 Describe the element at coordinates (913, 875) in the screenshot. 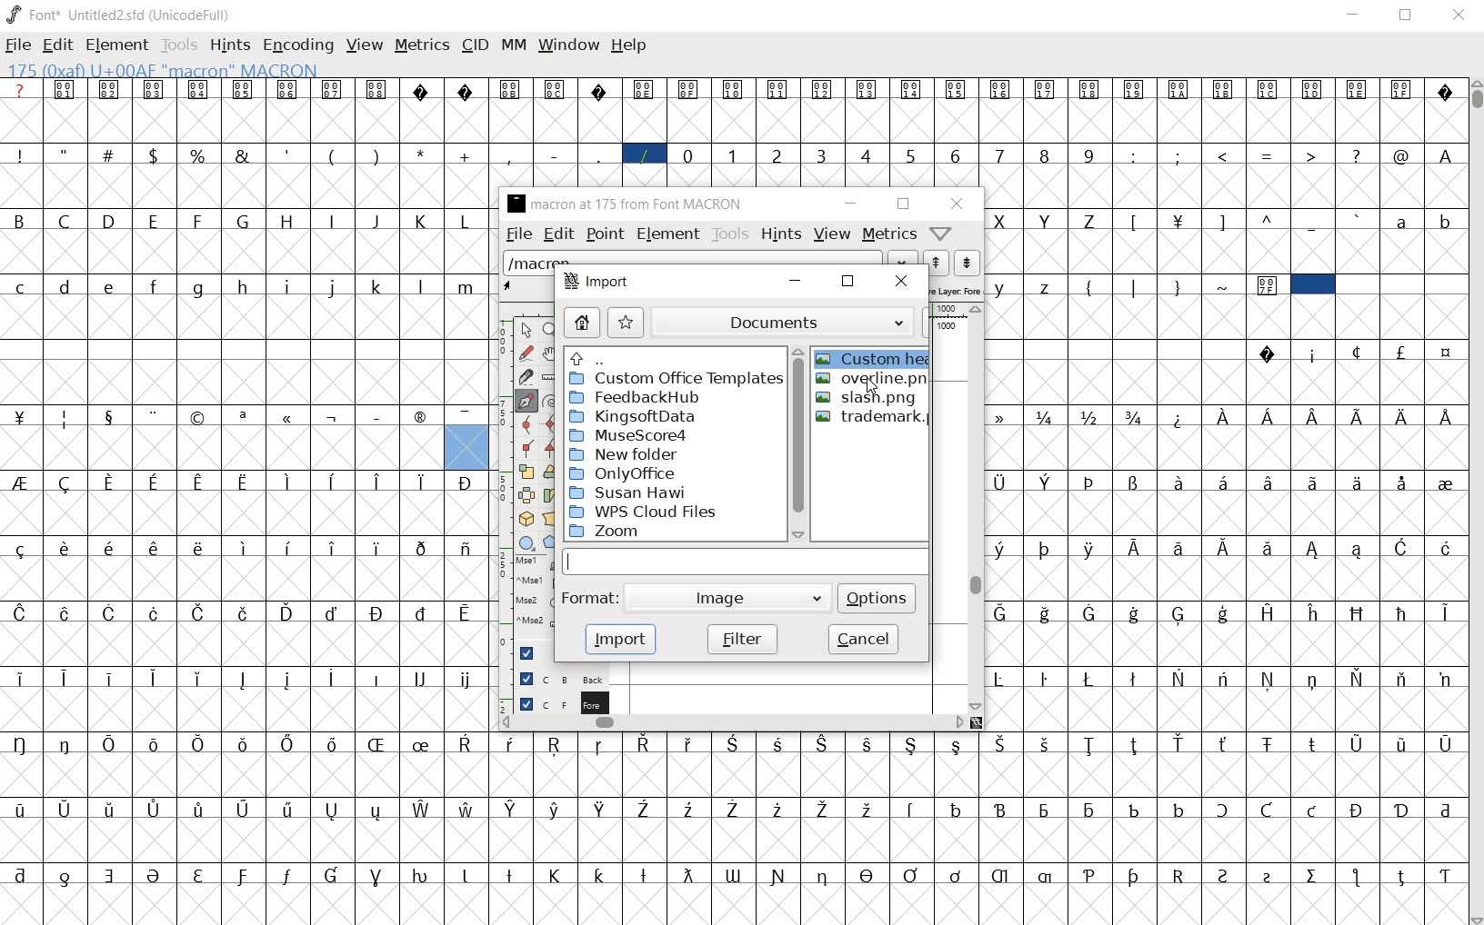

I see `Symbol` at that location.